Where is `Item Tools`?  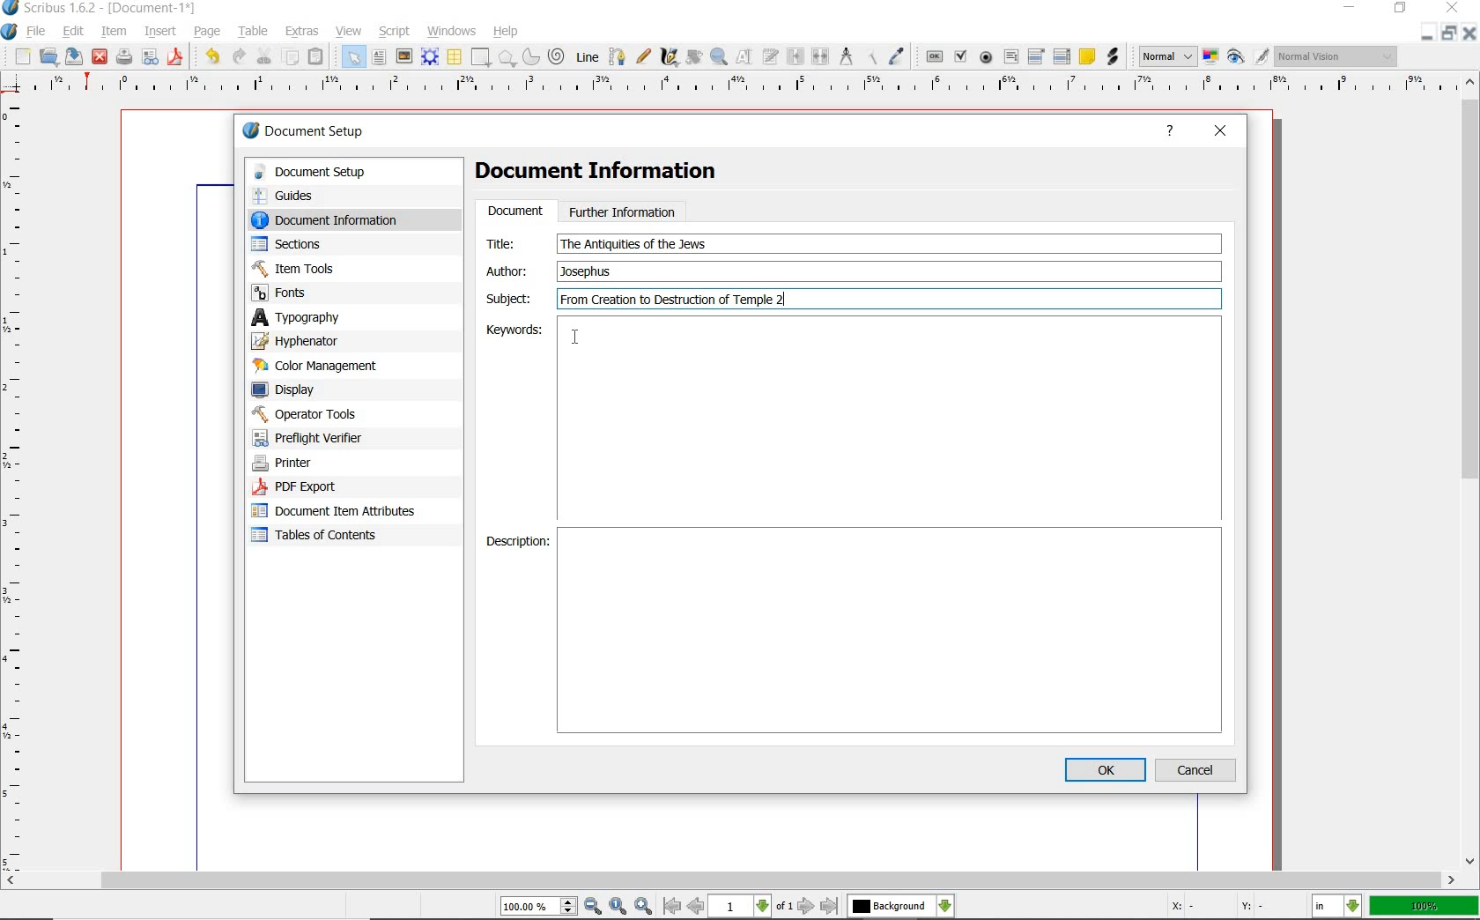
Item Tools is located at coordinates (334, 268).